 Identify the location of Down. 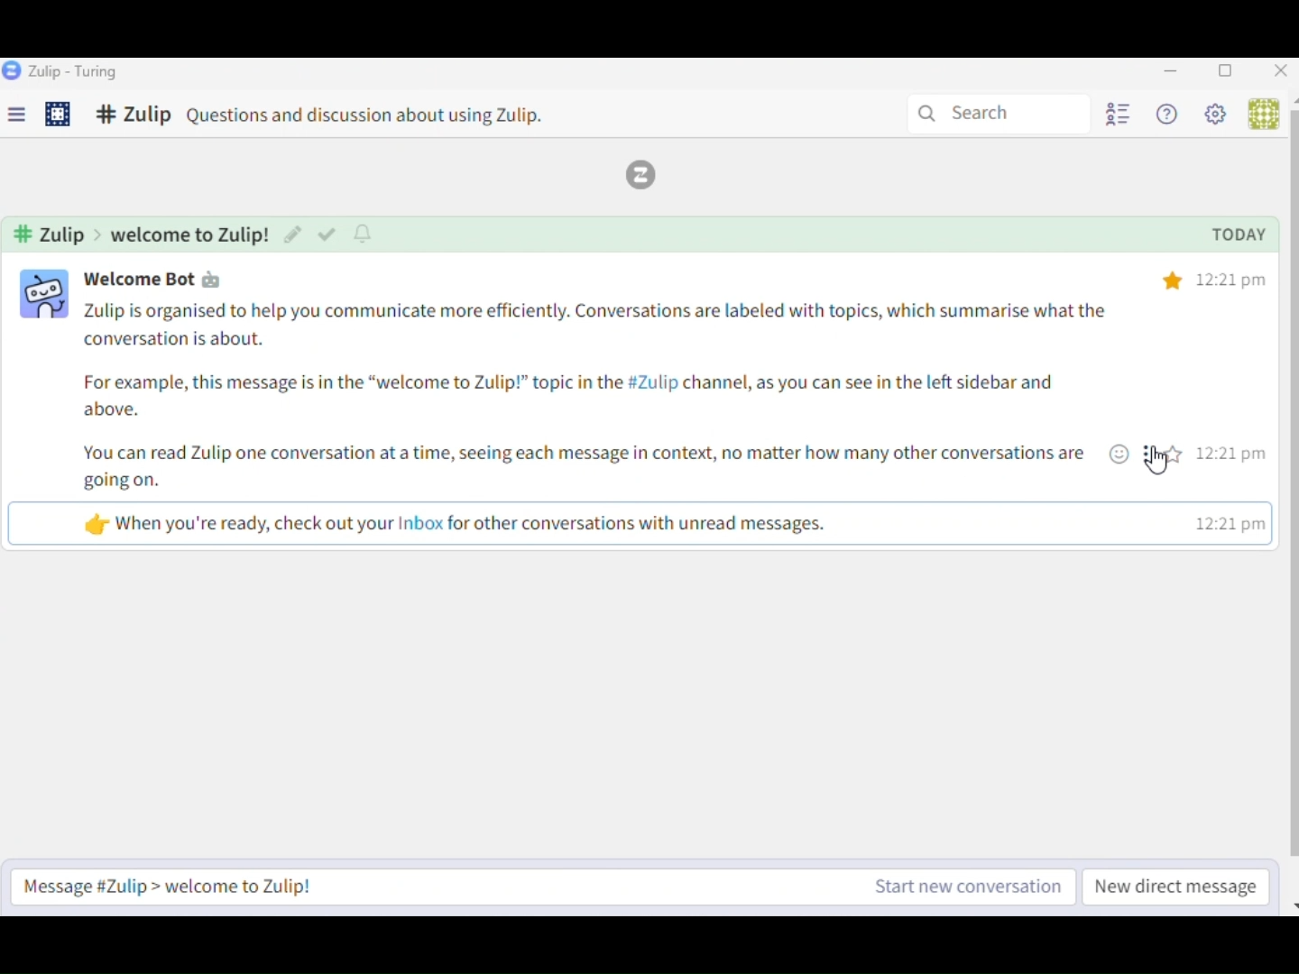
(1291, 899).